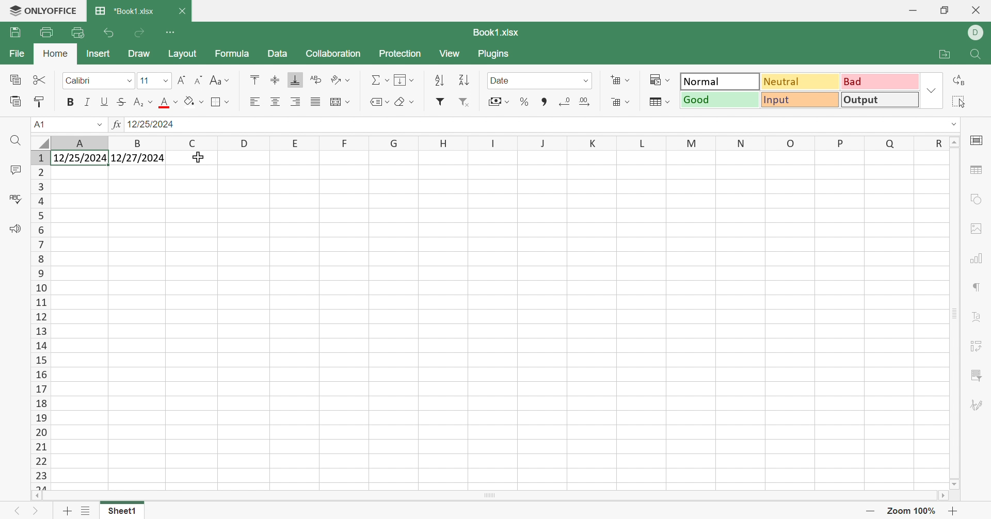 The height and width of the screenshot is (519, 991). What do you see at coordinates (978, 406) in the screenshot?
I see `Signature settings` at bounding box center [978, 406].